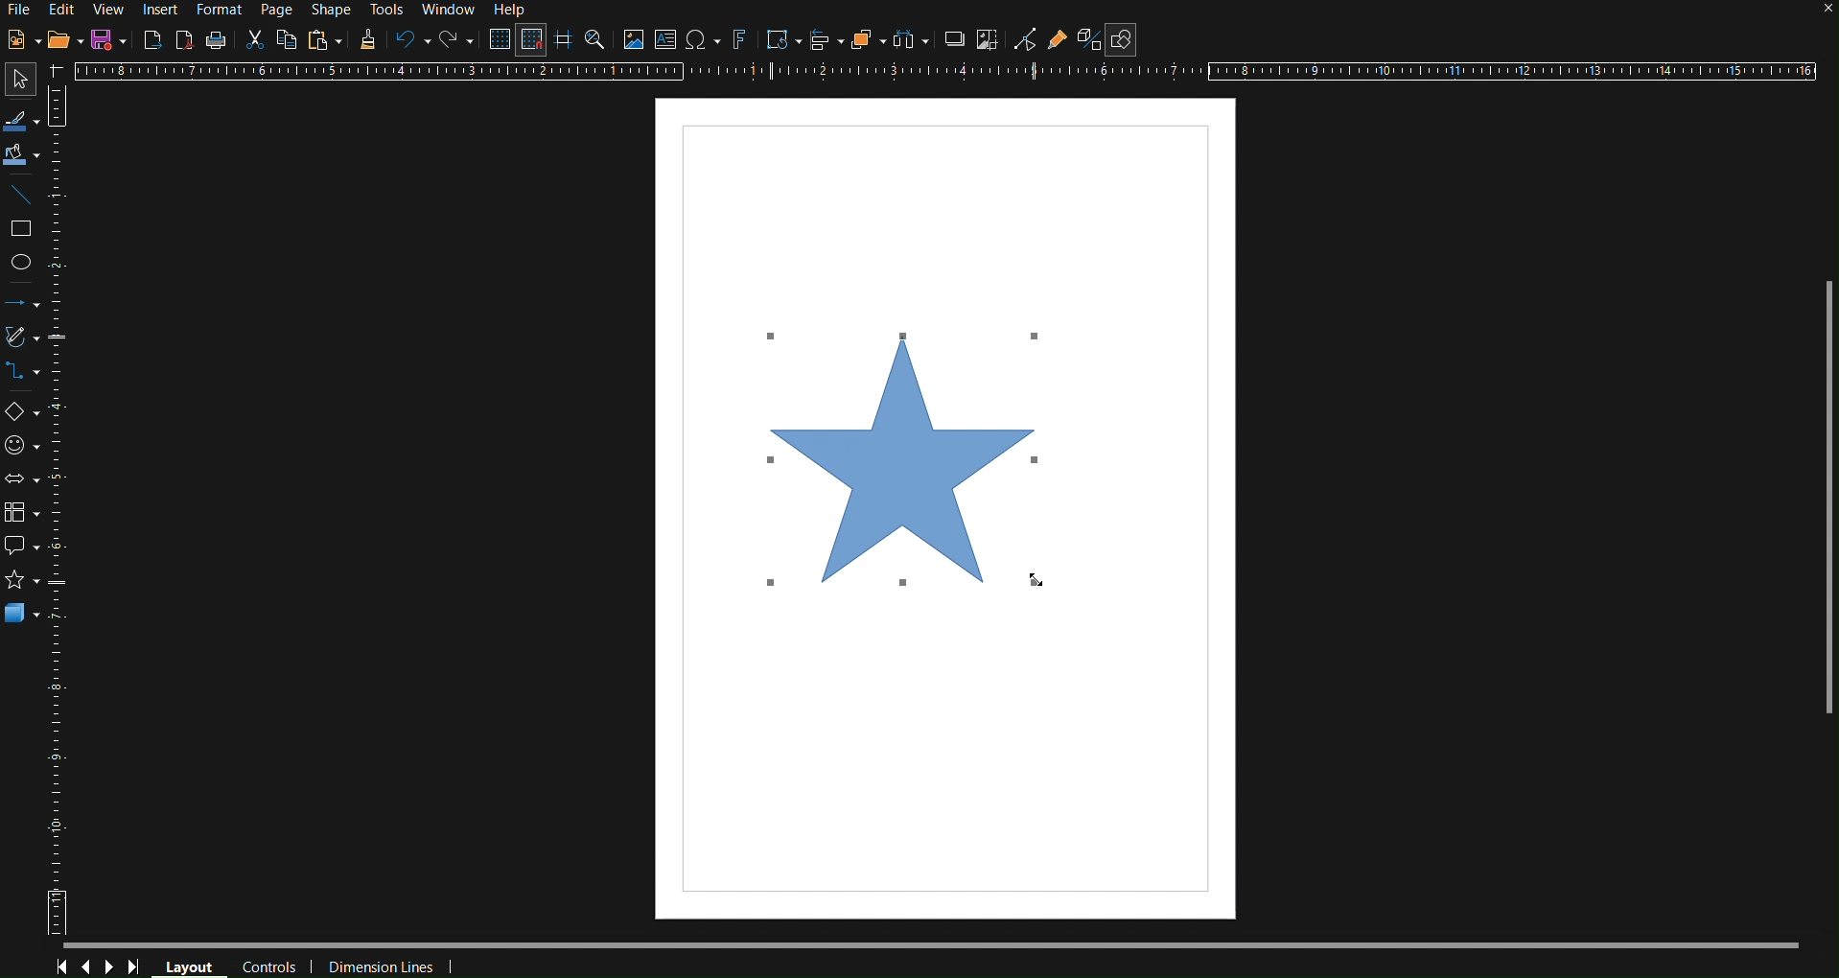 Image resolution: width=1839 pixels, height=978 pixels. I want to click on Dimension Lines, so click(378, 964).